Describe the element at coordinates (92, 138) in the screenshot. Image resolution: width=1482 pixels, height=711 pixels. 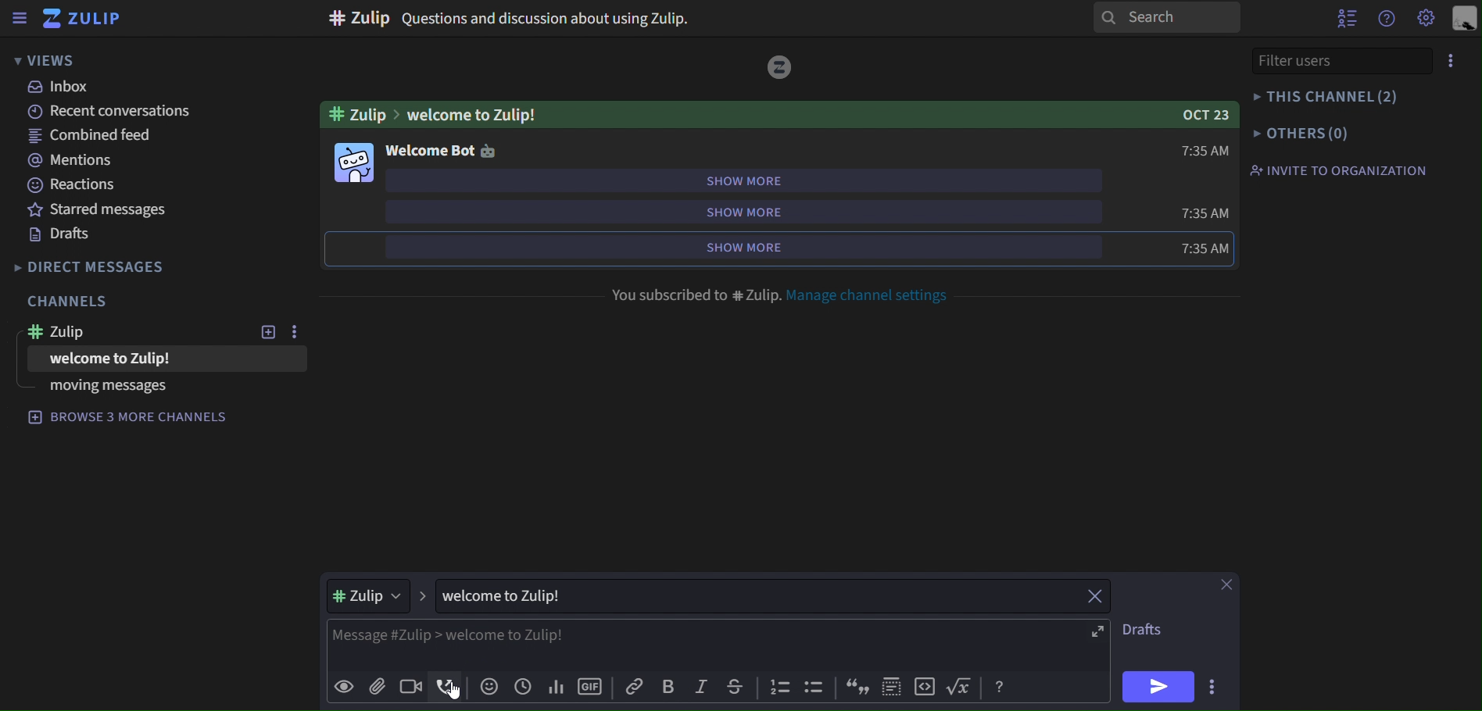
I see `combined feed` at that location.